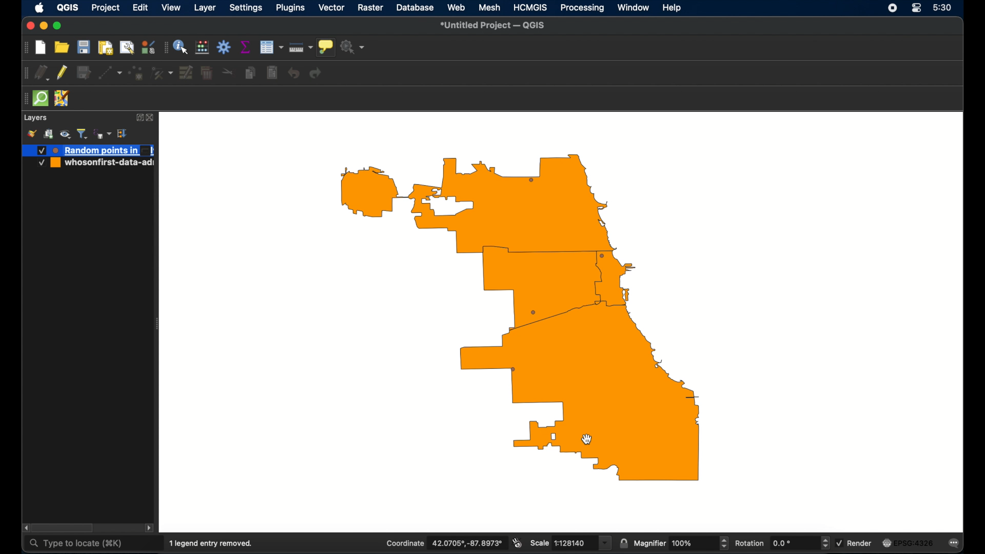  Describe the element at coordinates (162, 72) in the screenshot. I see `vertex tool` at that location.